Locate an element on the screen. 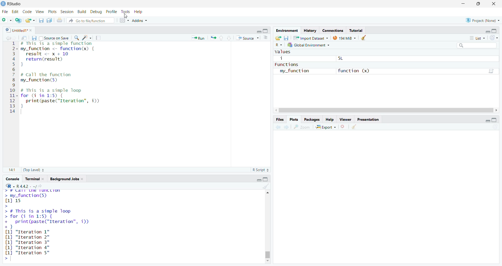 The height and width of the screenshot is (266, 502). import dataset is located at coordinates (311, 39).